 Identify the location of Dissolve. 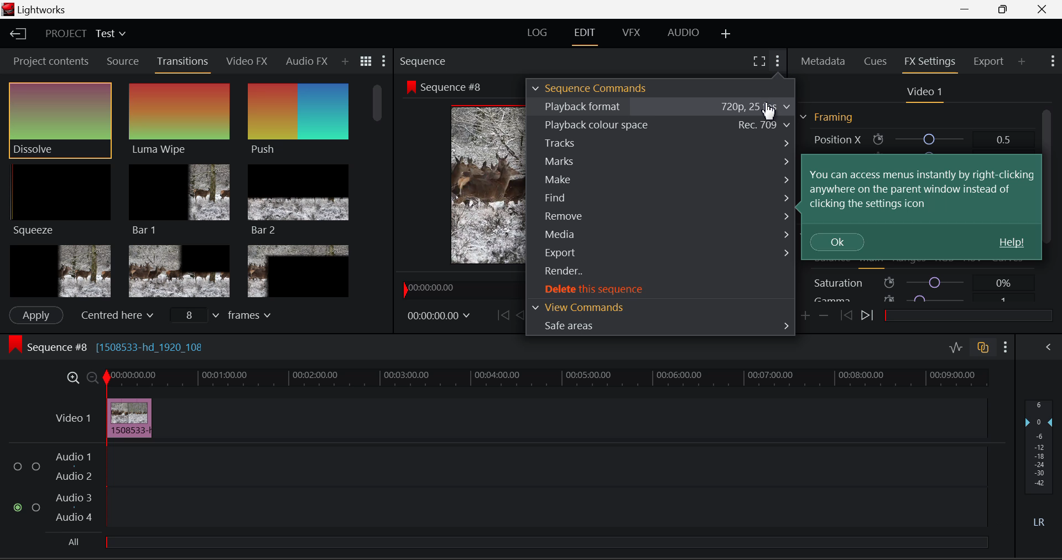
(60, 120).